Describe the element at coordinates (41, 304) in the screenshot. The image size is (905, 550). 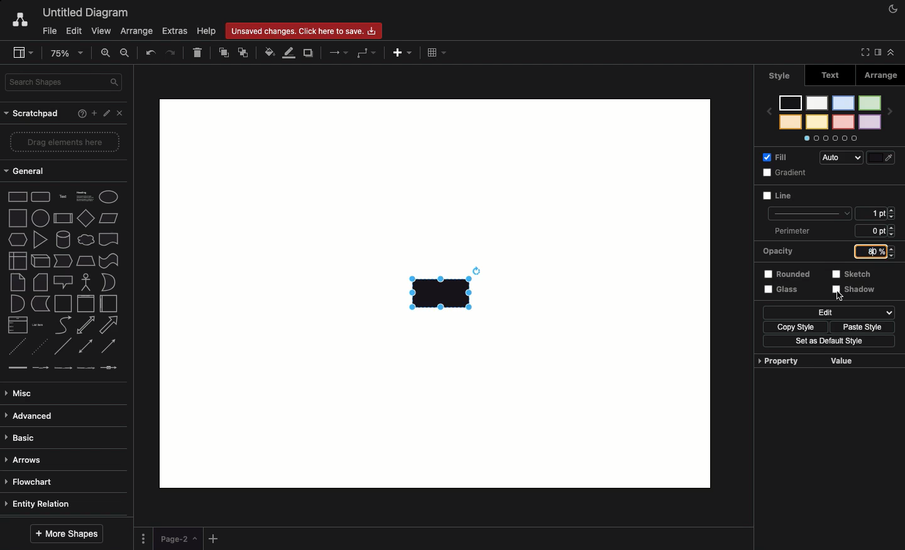
I see `data storage` at that location.